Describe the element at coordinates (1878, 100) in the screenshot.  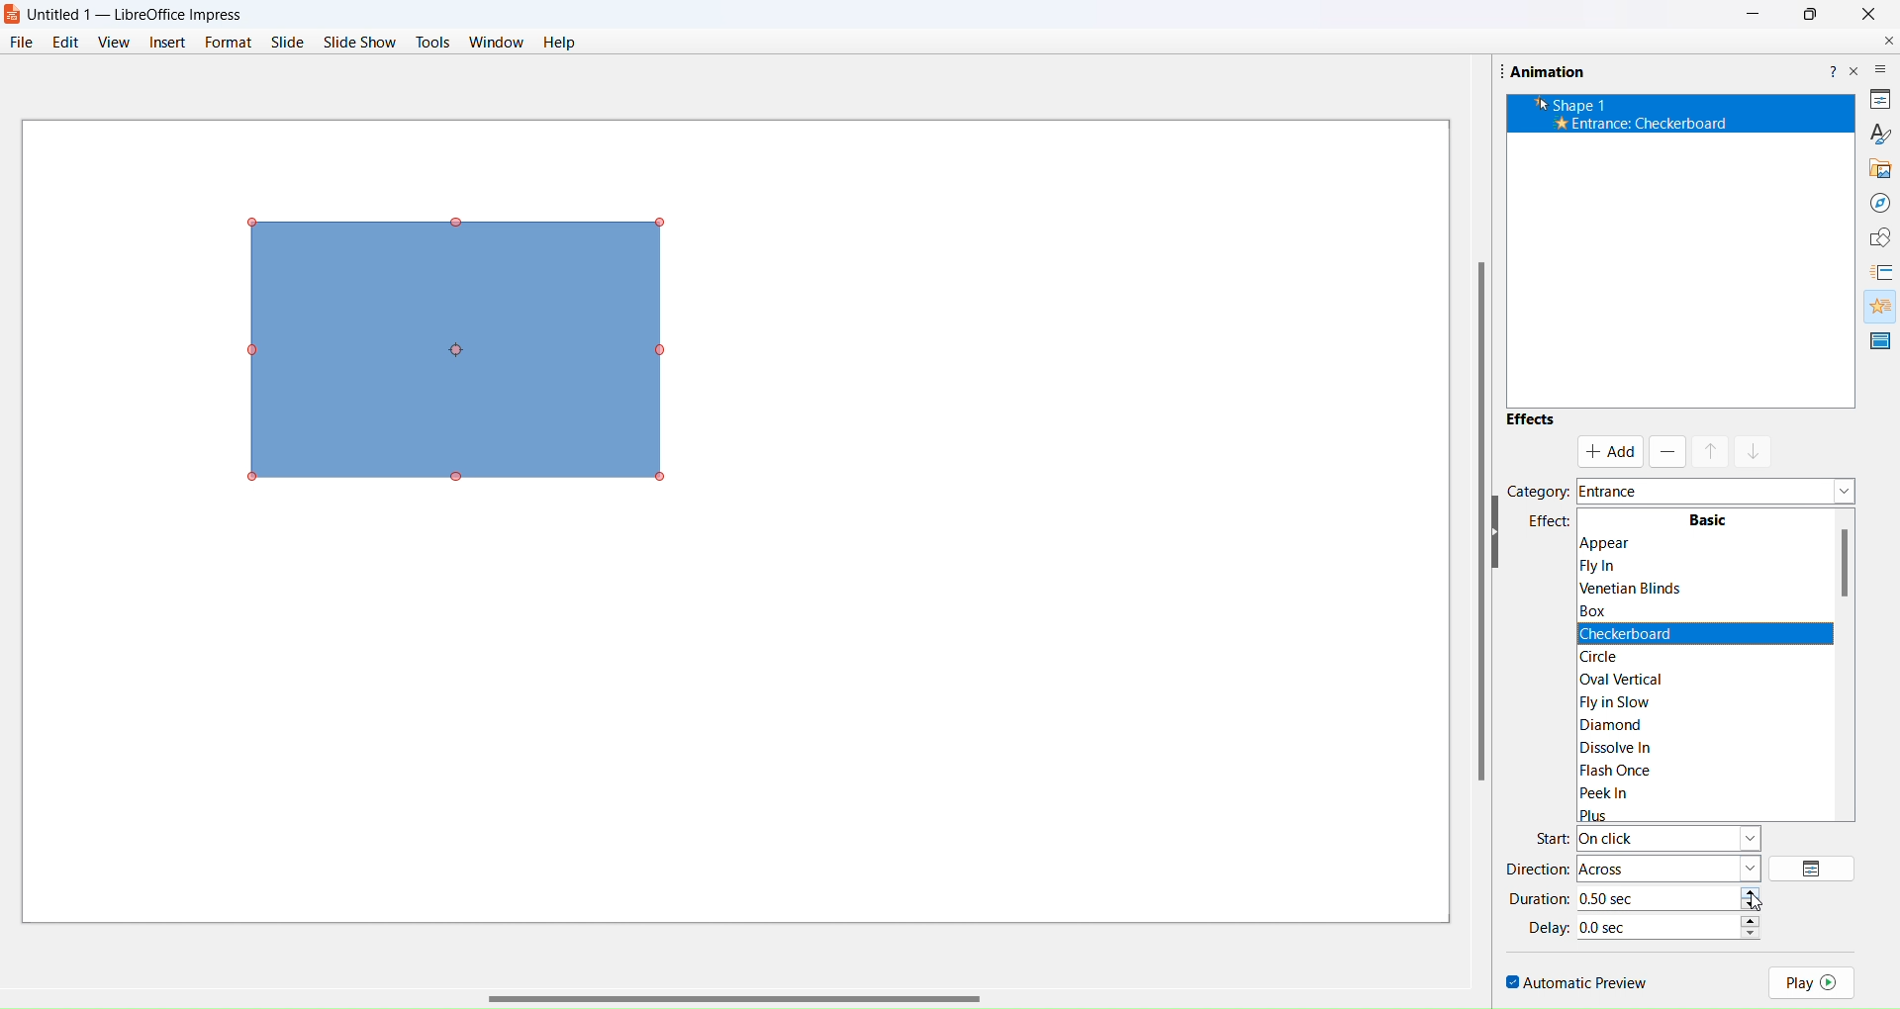
I see `properties` at that location.